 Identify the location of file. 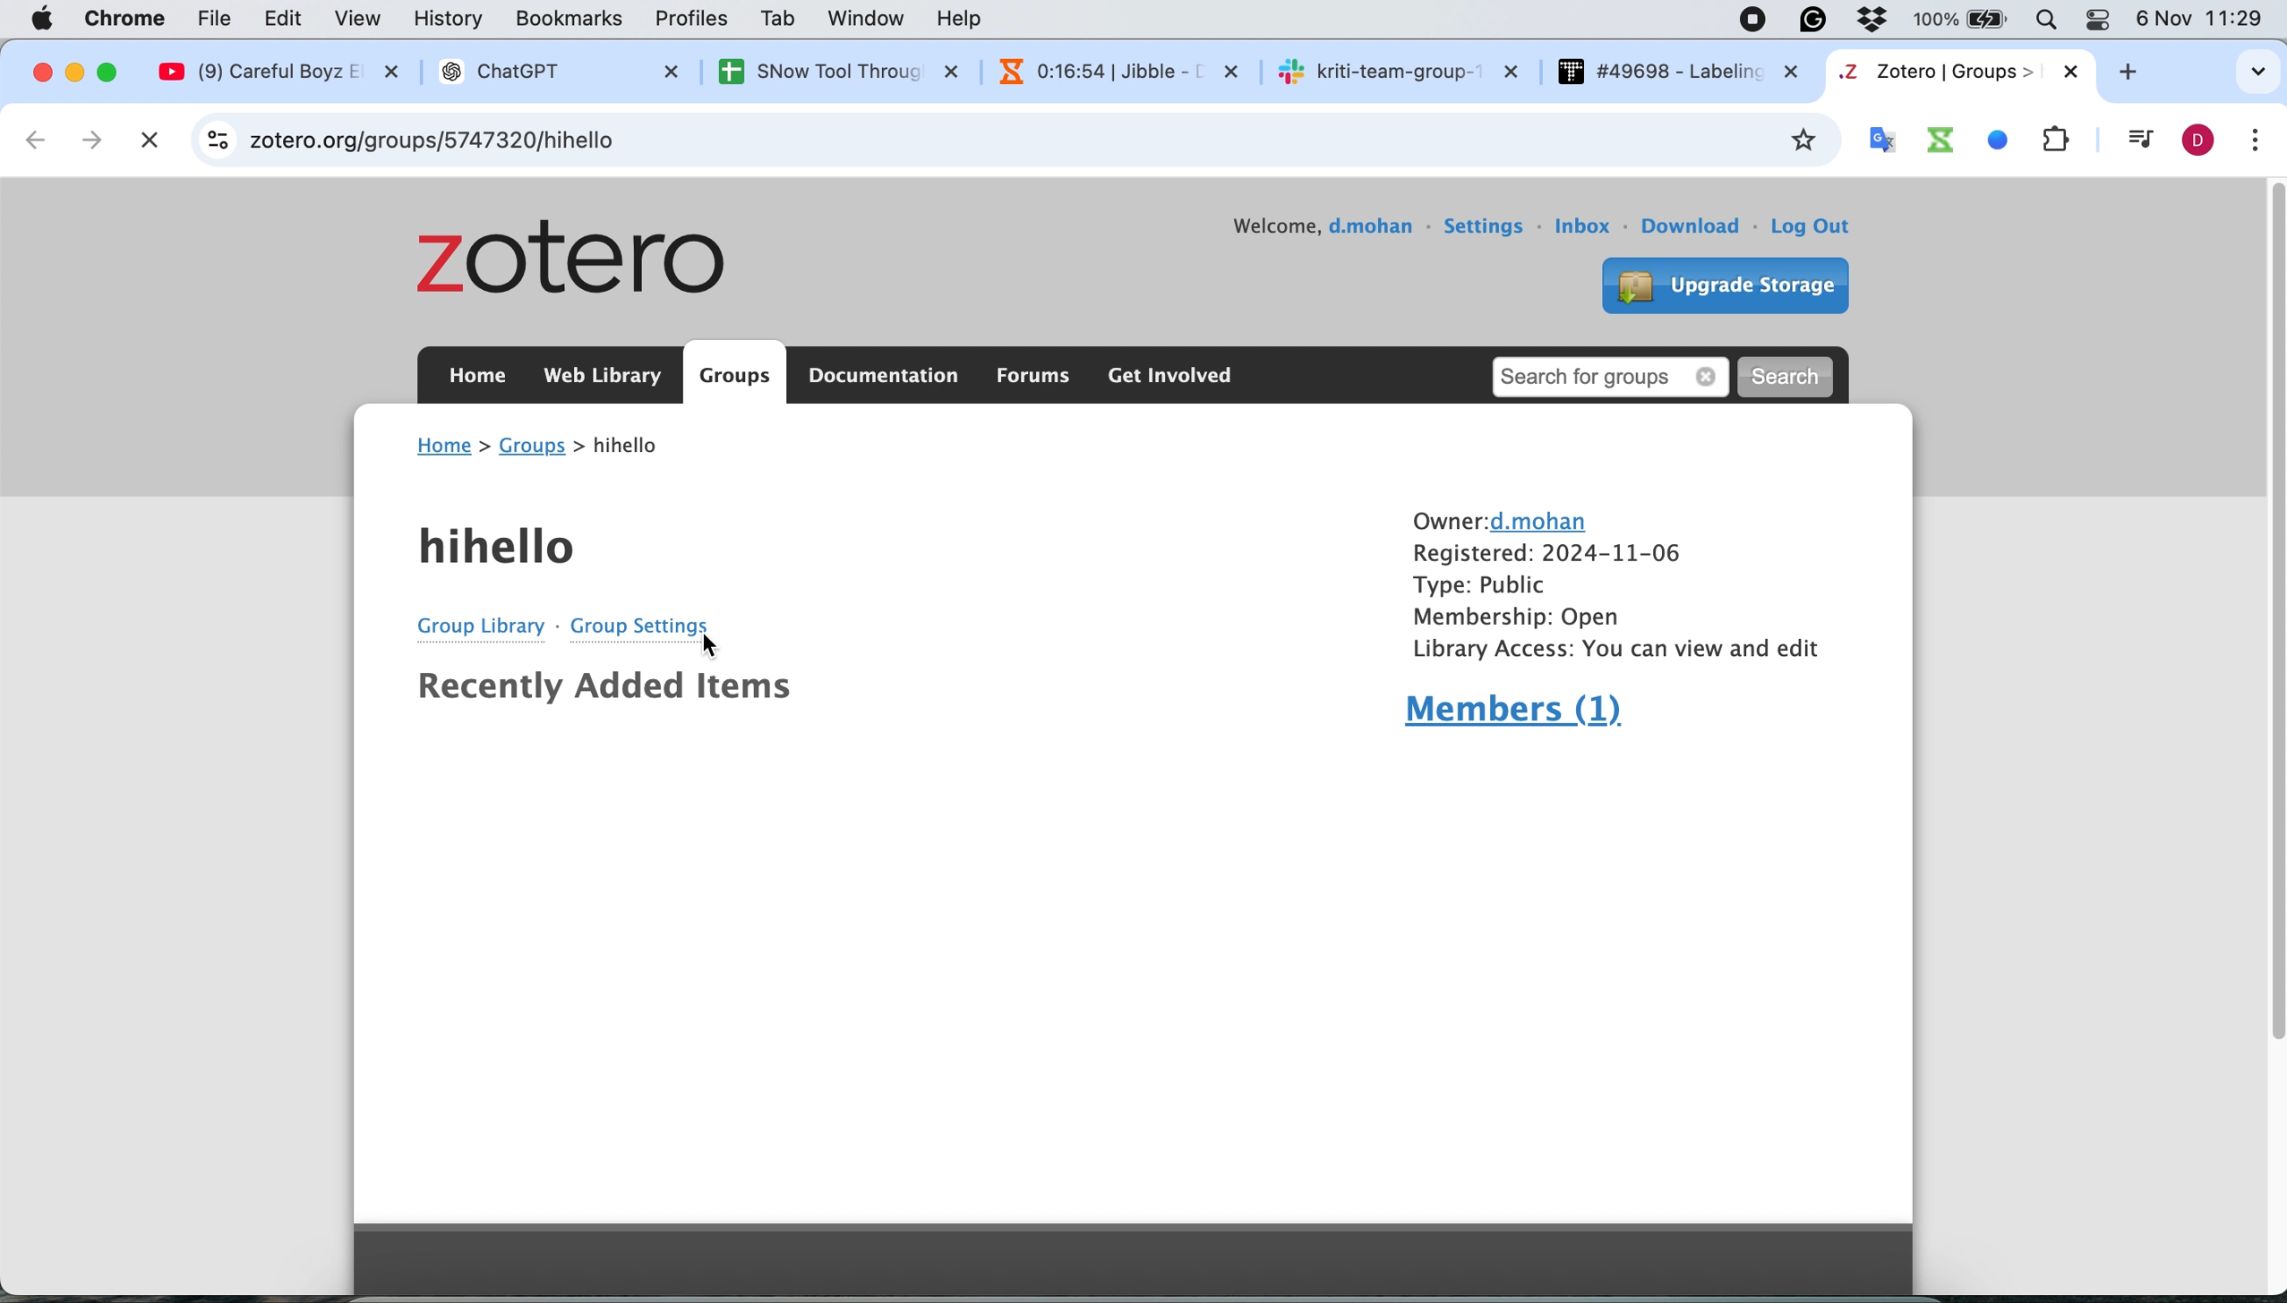
(220, 19).